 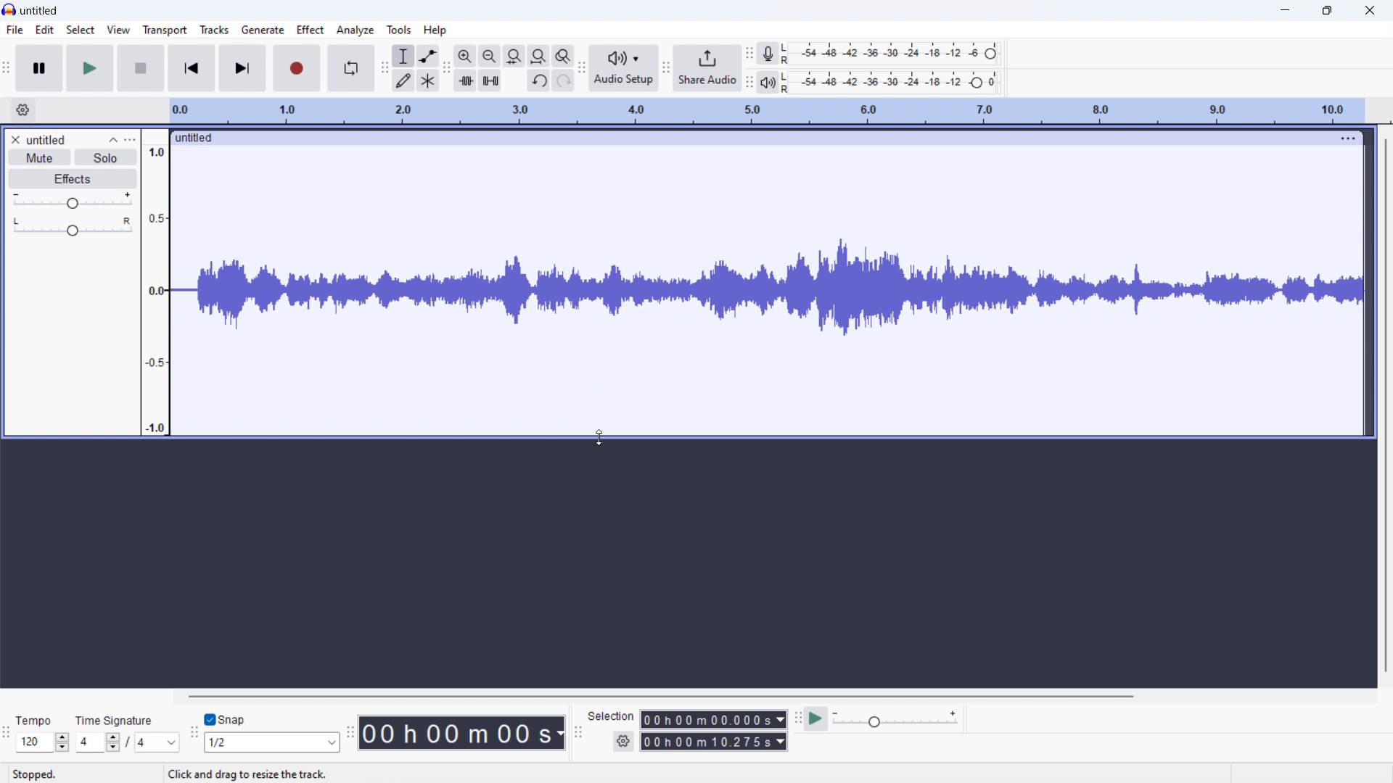 I want to click on timeline settings, so click(x=22, y=109).